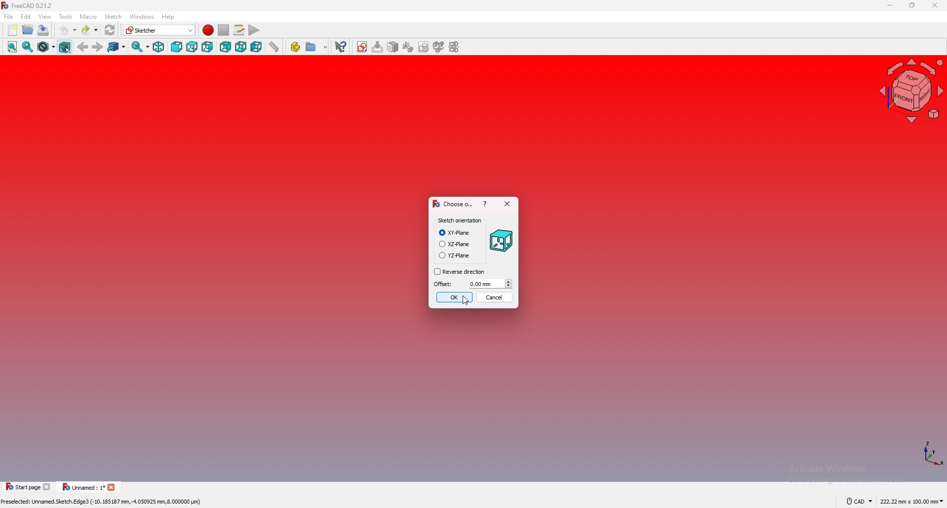 The height and width of the screenshot is (508, 947). I want to click on create part, so click(296, 47).